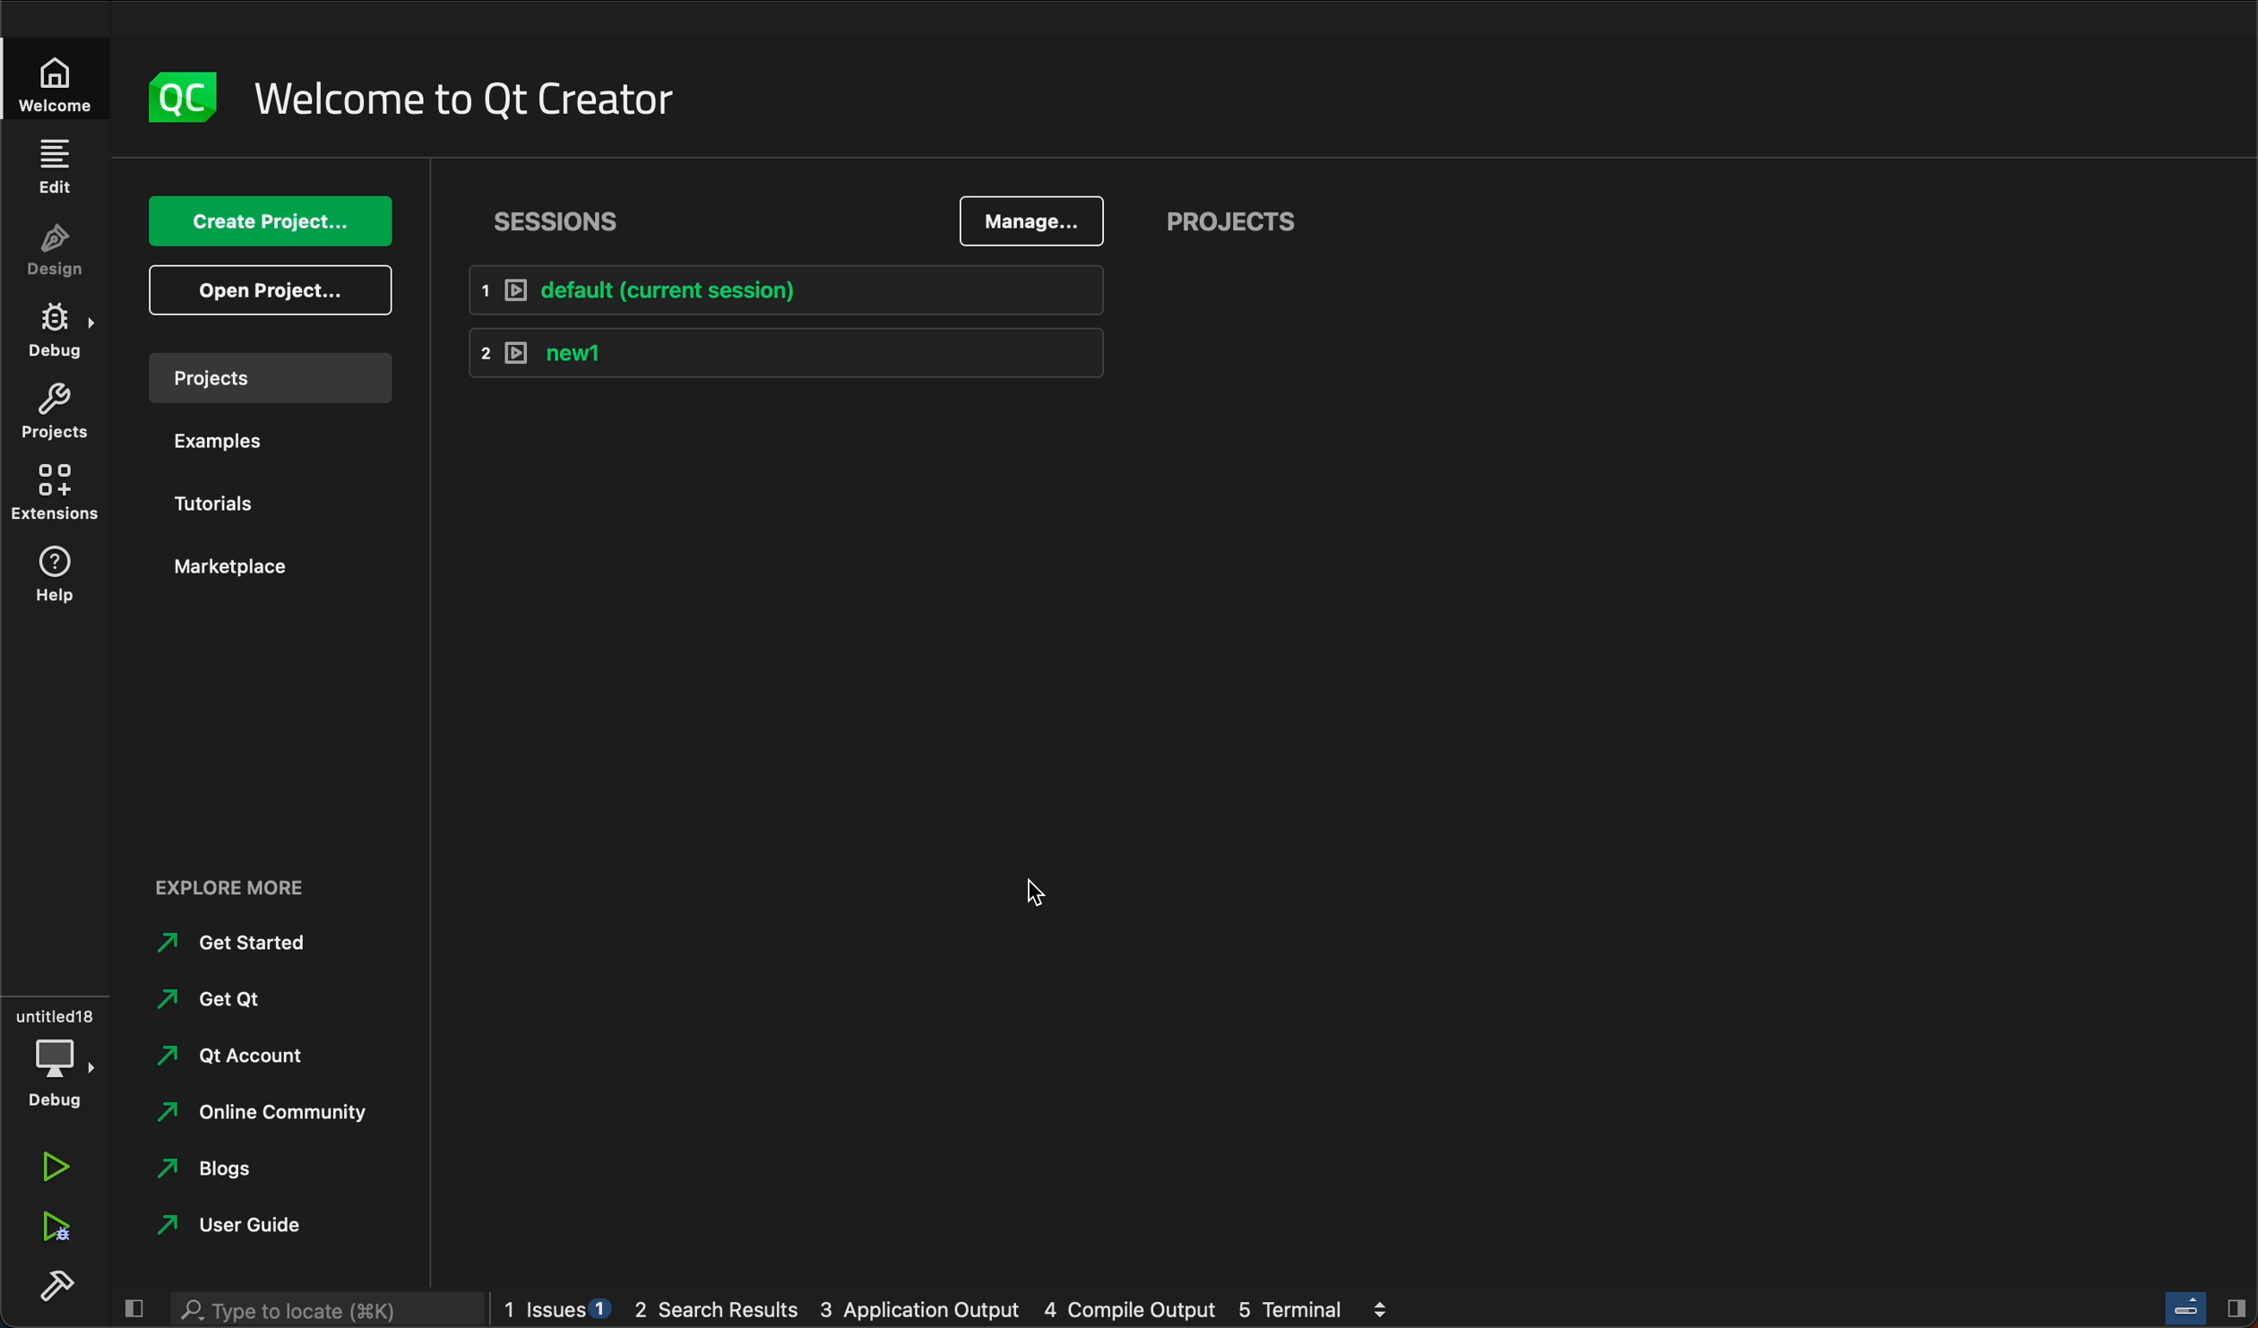  I want to click on debug, so click(54, 1054).